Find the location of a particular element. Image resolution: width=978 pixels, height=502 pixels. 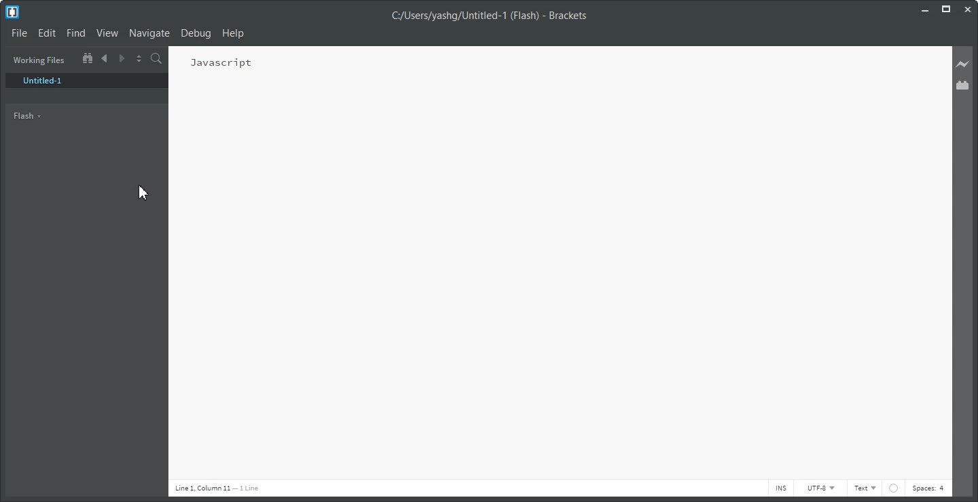

Maximize is located at coordinates (946, 9).